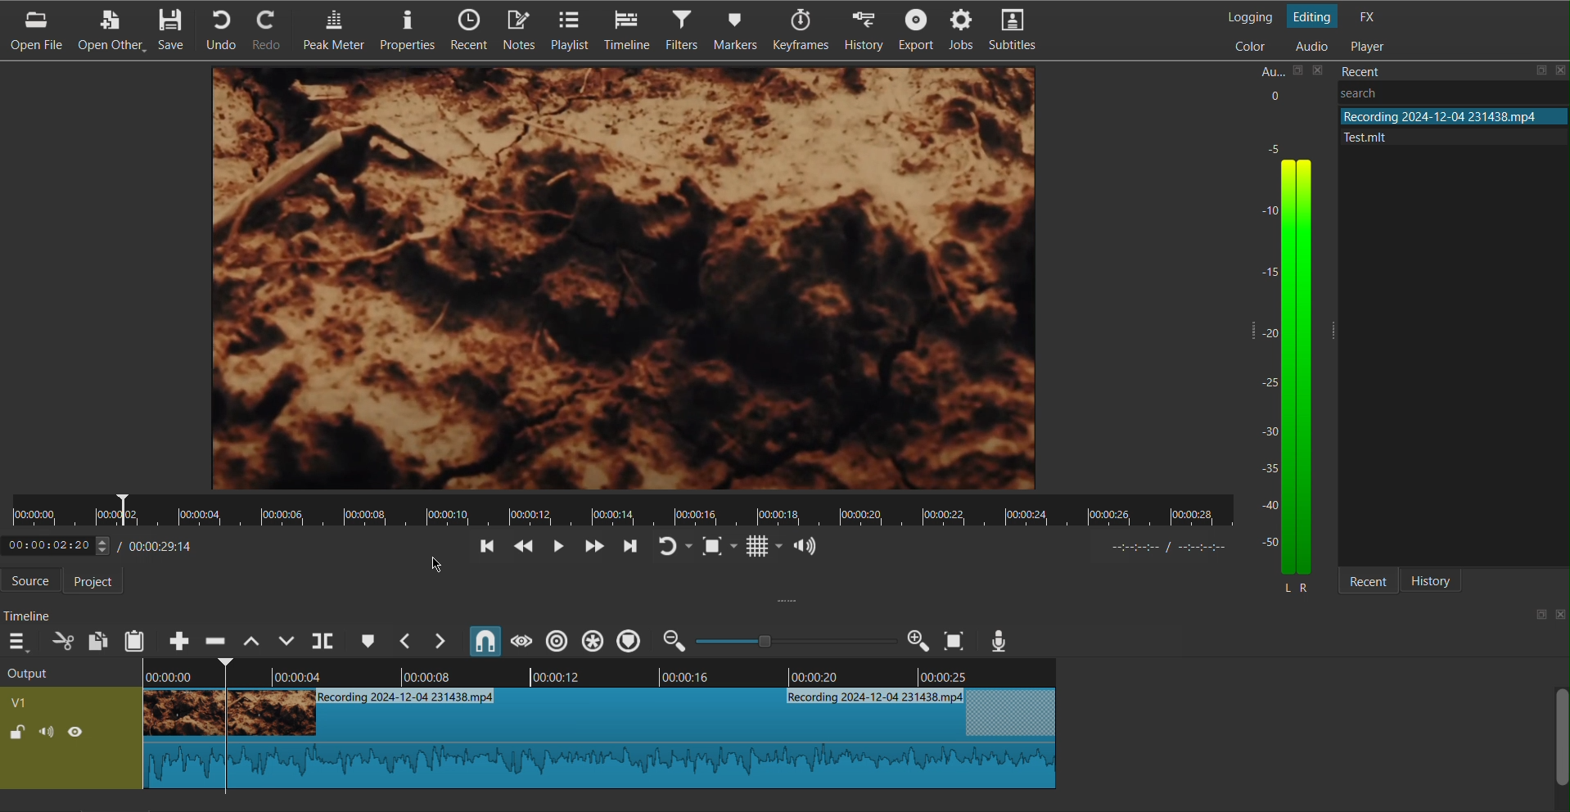 The height and width of the screenshot is (812, 1570). What do you see at coordinates (406, 640) in the screenshot?
I see `Previous Marker` at bounding box center [406, 640].